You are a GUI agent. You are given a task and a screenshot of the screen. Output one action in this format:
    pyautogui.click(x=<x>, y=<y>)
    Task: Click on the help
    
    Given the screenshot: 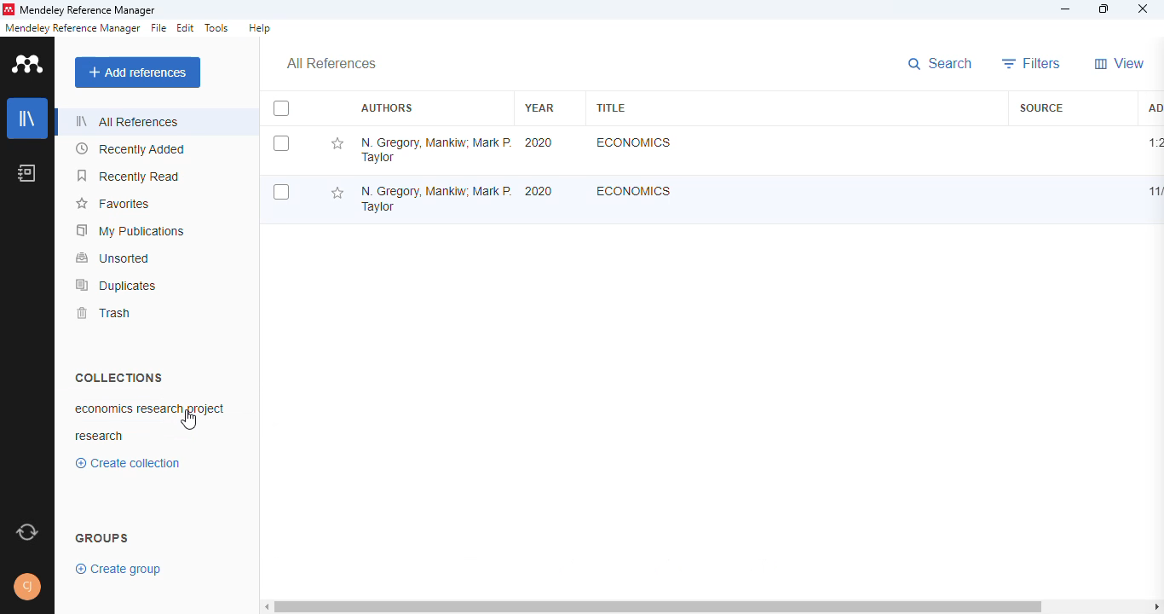 What is the action you would take?
    pyautogui.click(x=259, y=28)
    